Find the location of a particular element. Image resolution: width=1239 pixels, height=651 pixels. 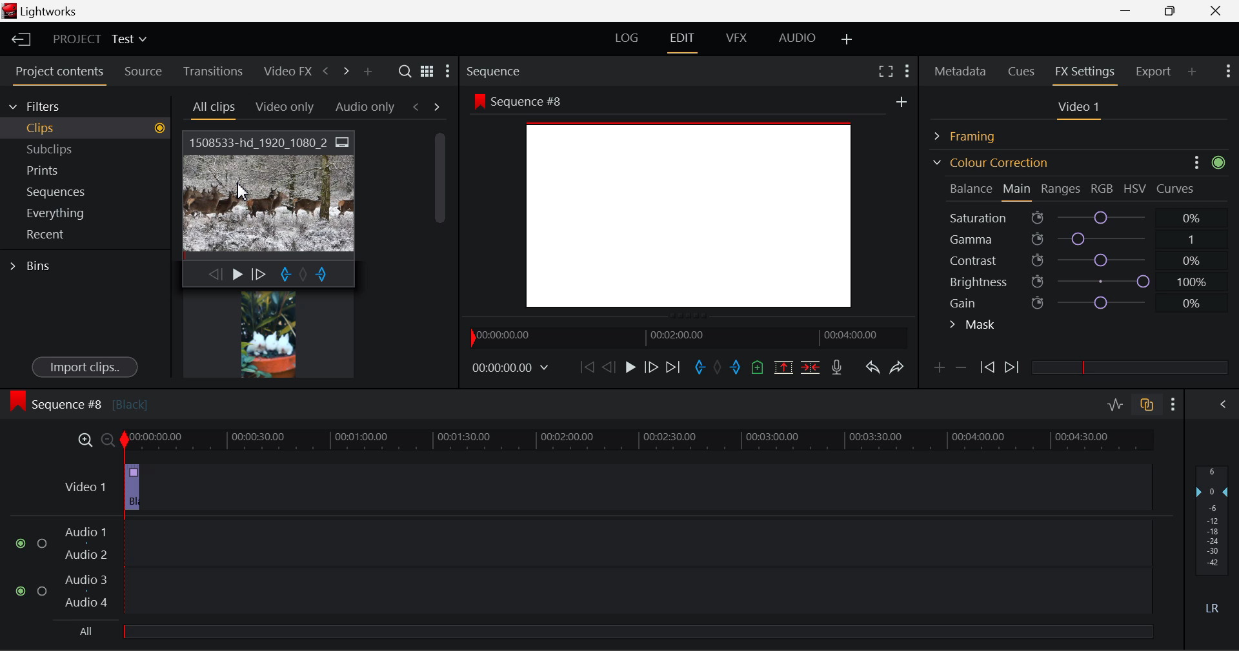

Background changed is located at coordinates (690, 204).